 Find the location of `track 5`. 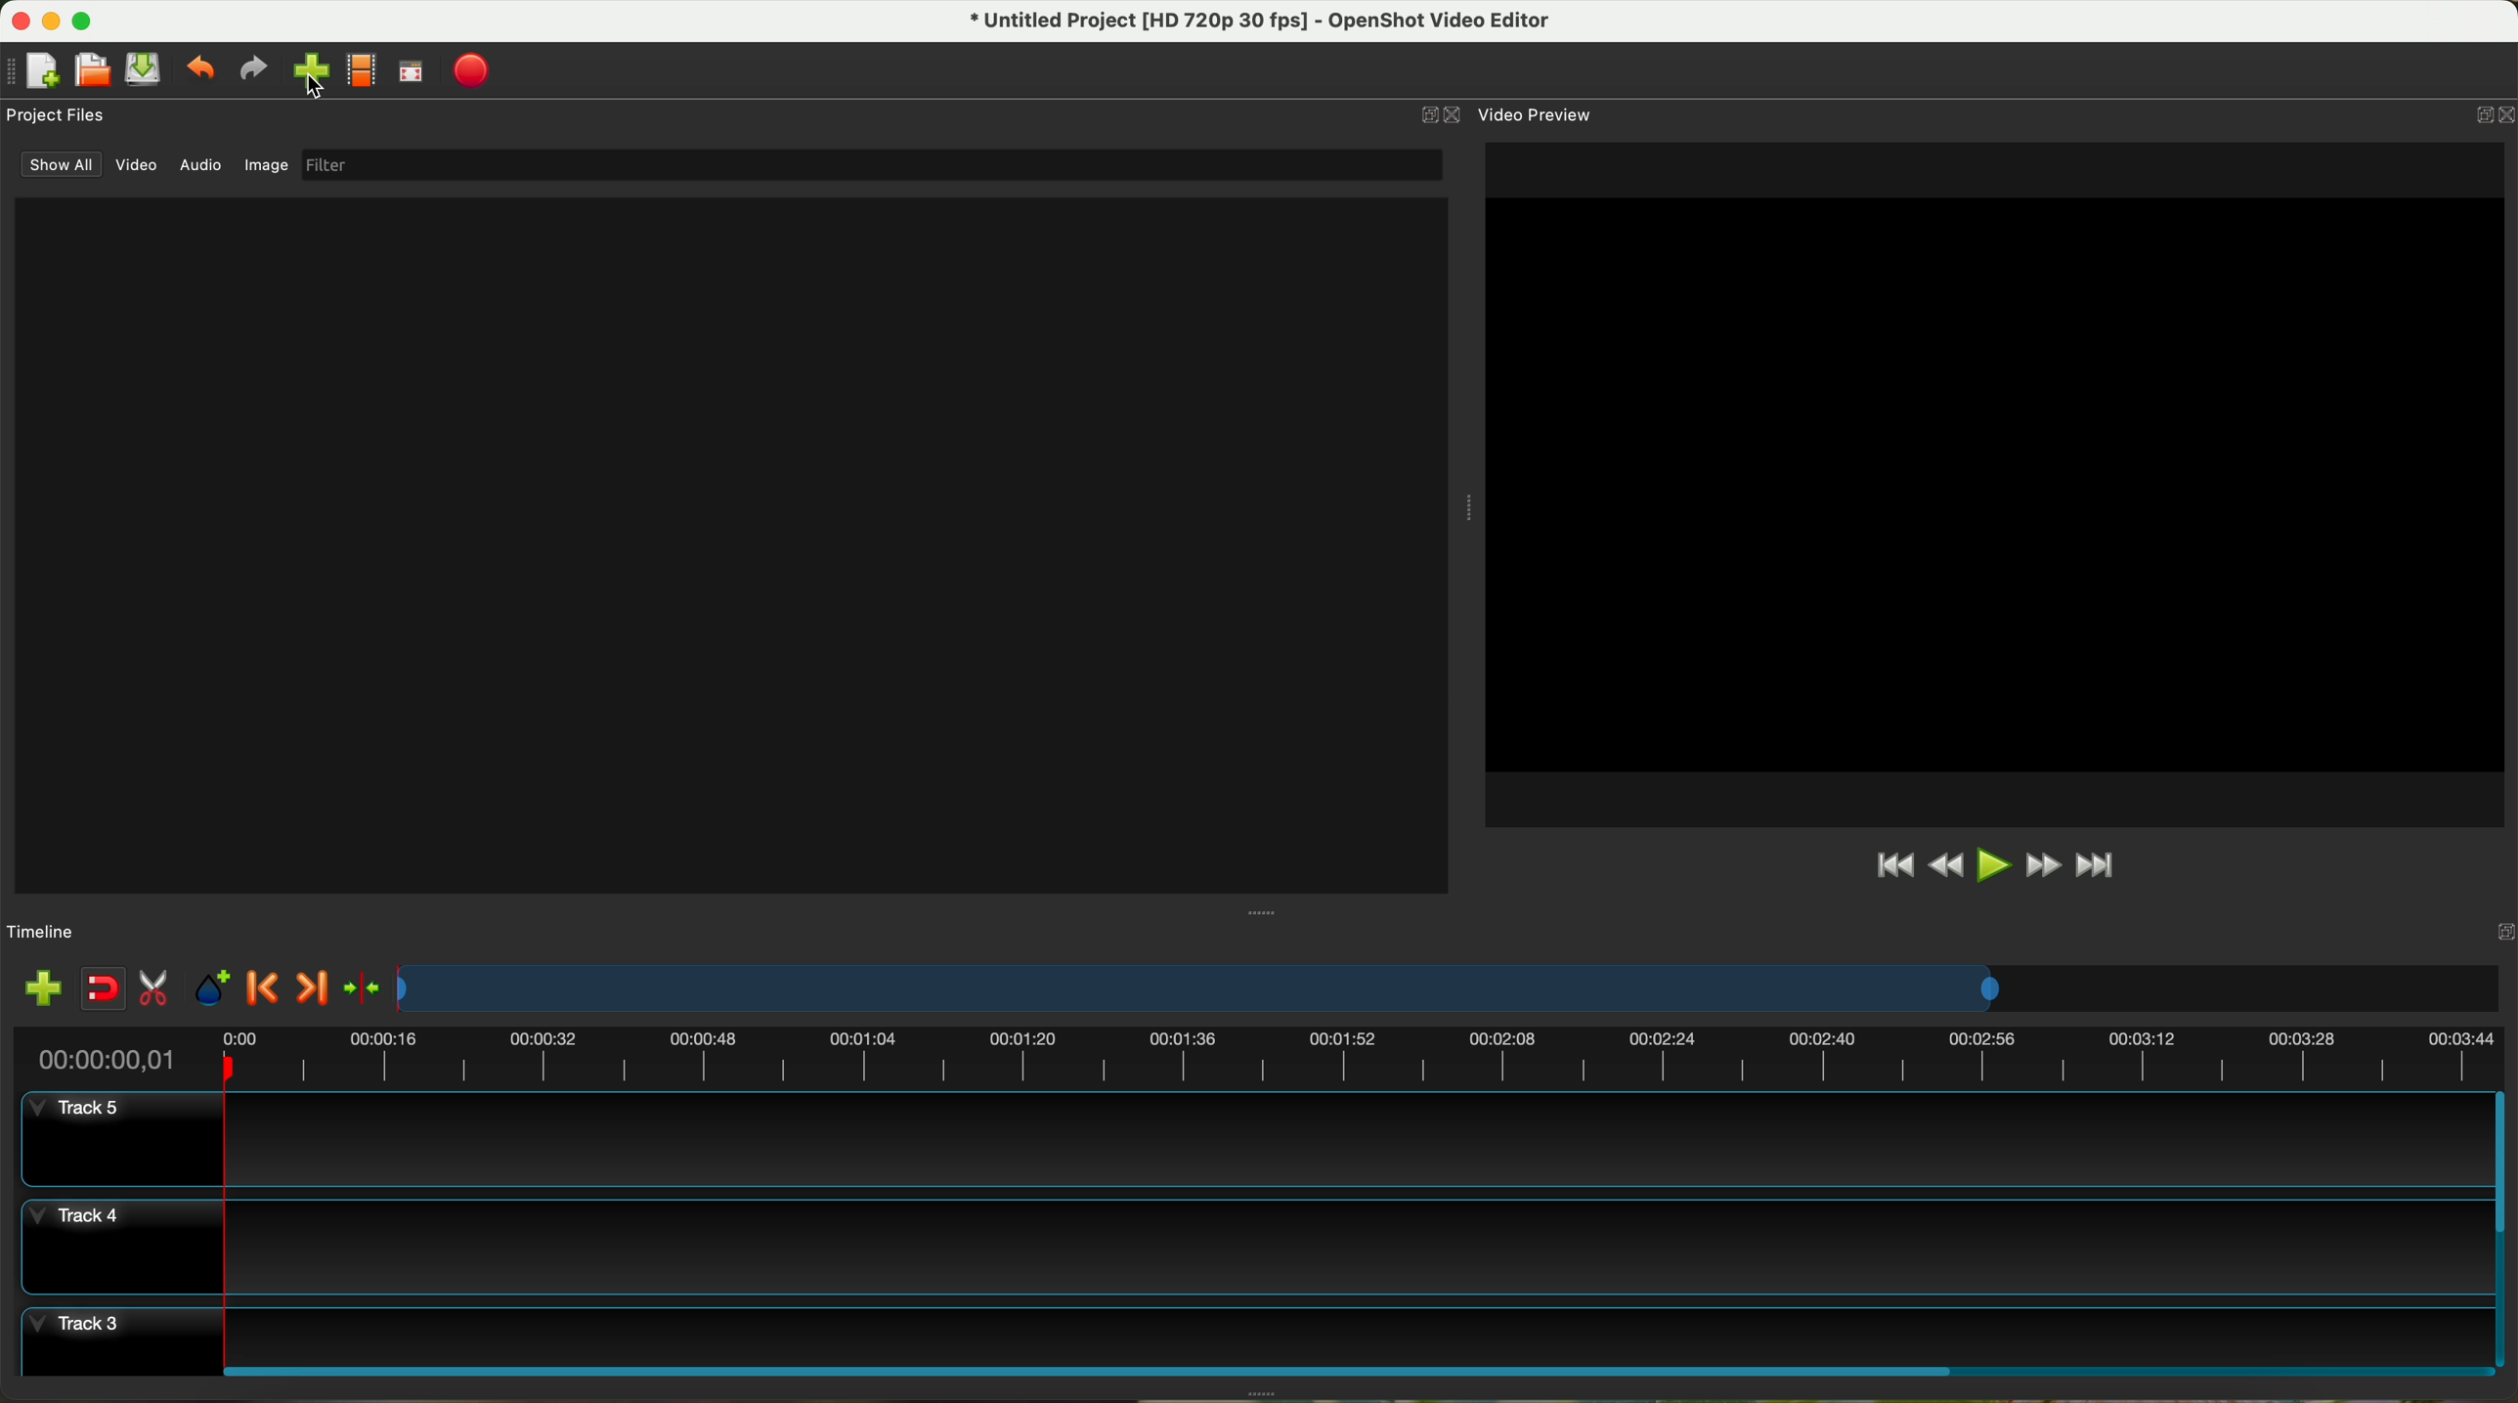

track 5 is located at coordinates (1260, 1140).